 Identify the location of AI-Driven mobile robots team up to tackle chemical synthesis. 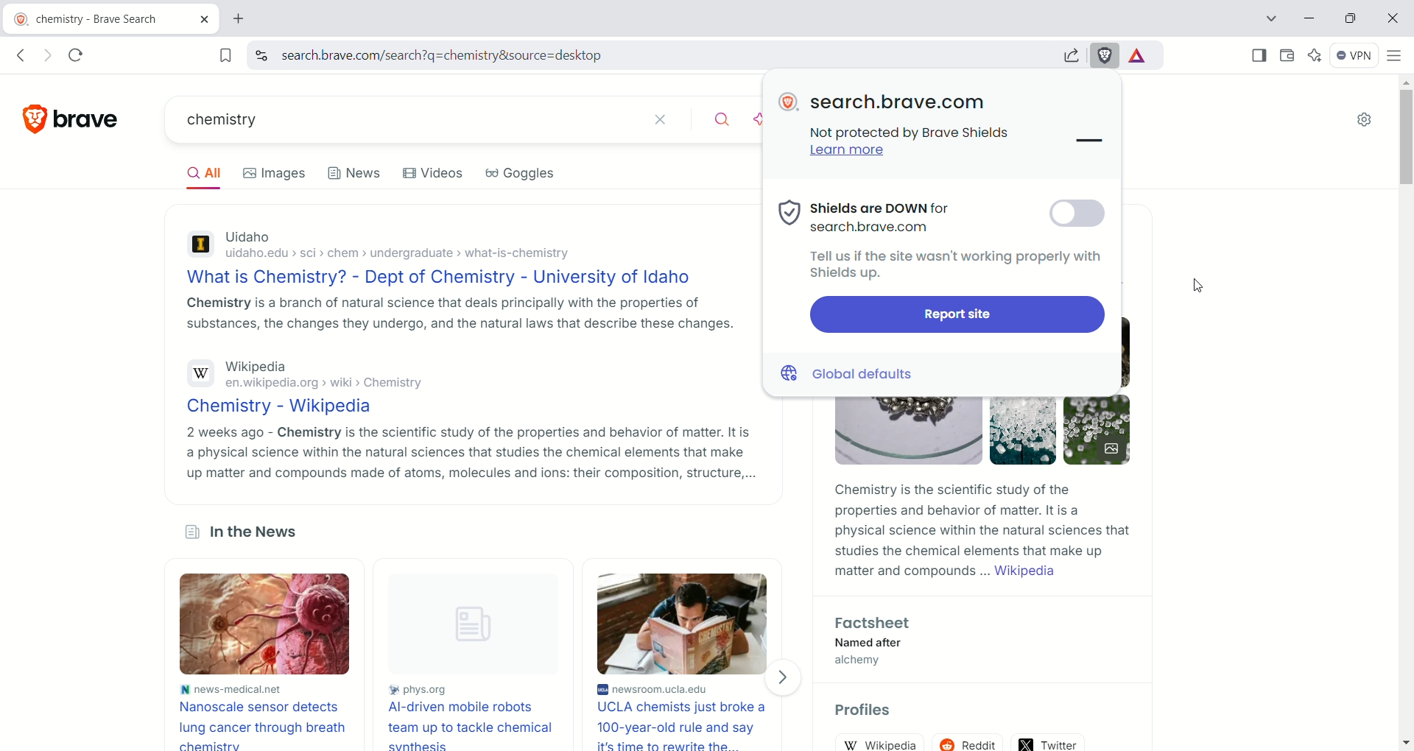
(469, 725).